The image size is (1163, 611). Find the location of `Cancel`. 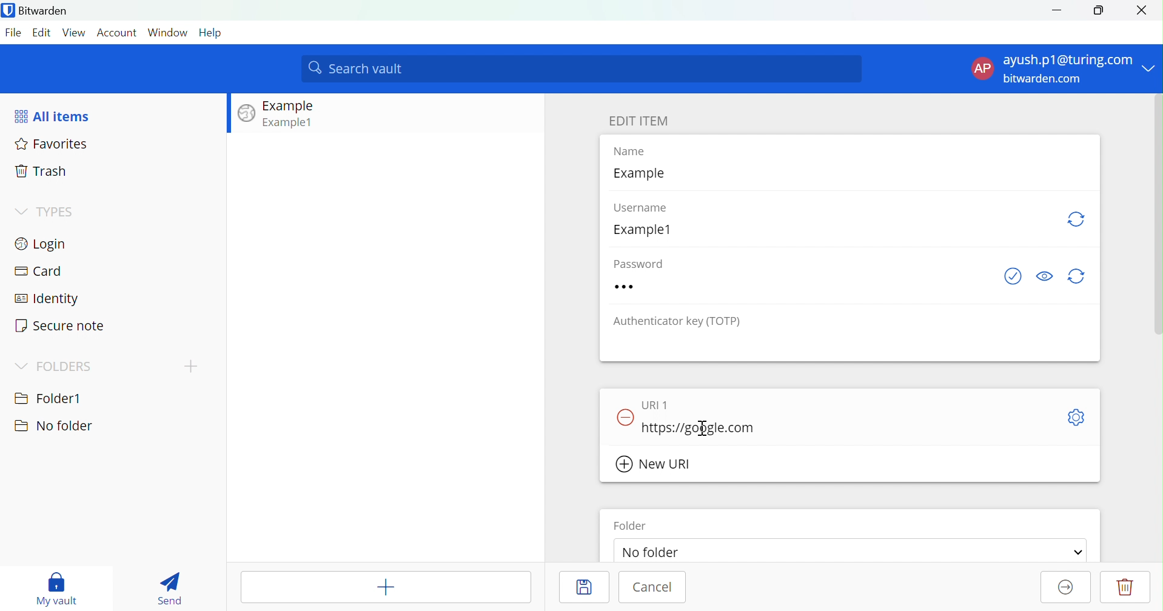

Cancel is located at coordinates (655, 589).